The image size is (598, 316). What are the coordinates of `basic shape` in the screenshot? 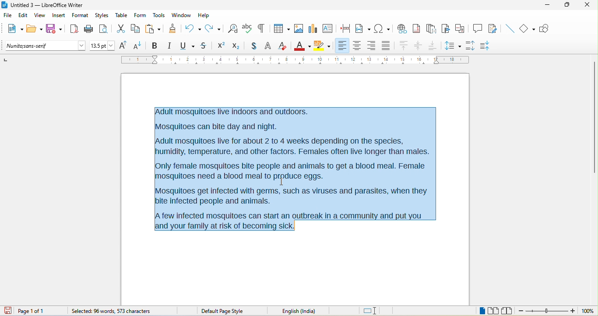 It's located at (528, 29).